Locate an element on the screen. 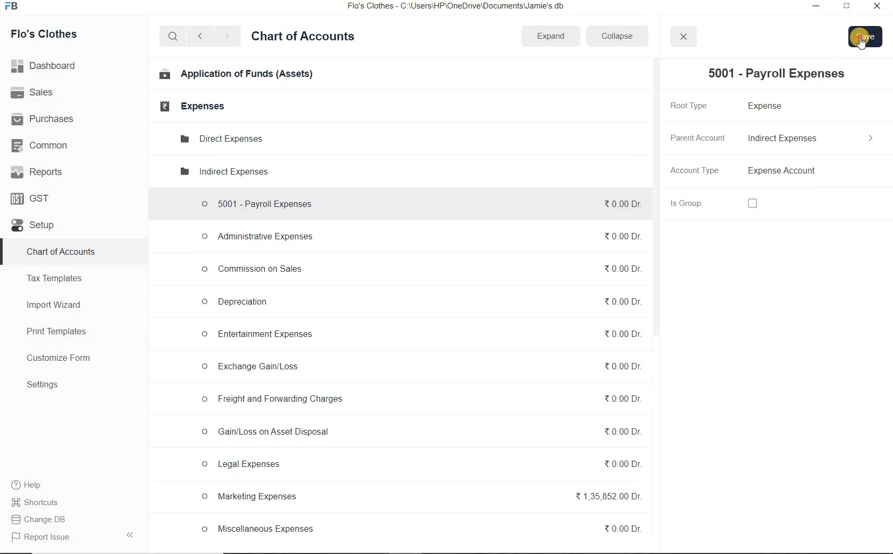 This screenshot has height=554, width=893. minimize is located at coordinates (816, 7).